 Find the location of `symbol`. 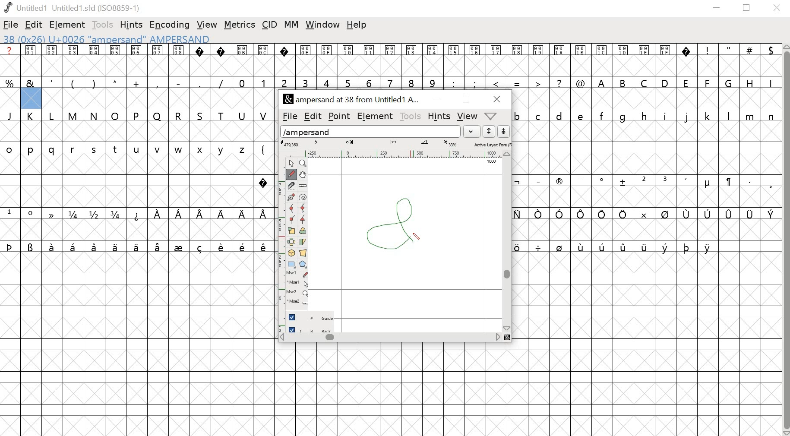

symbol is located at coordinates (728, 182).